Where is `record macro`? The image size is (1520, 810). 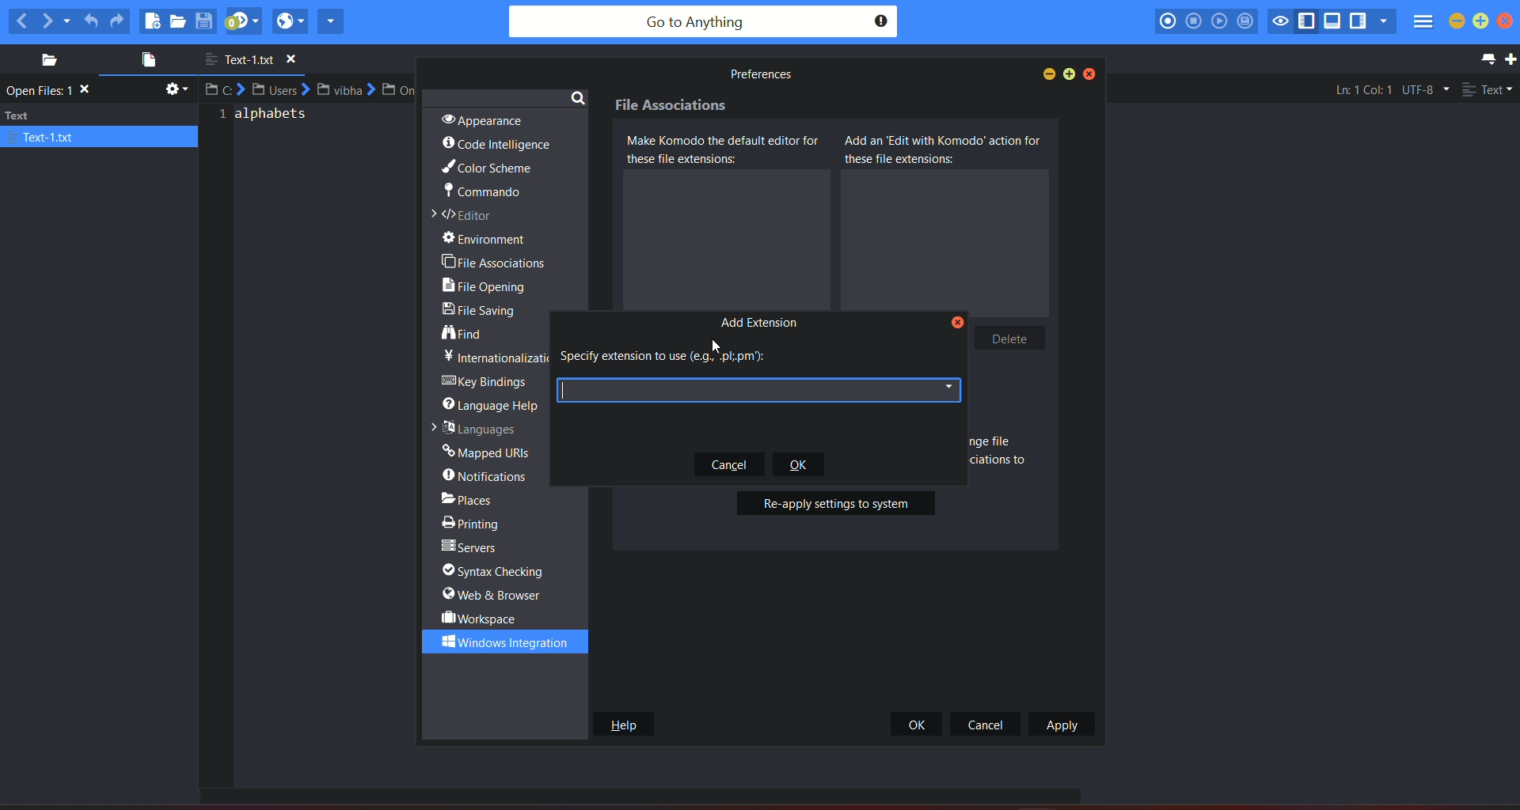
record macro is located at coordinates (1168, 21).